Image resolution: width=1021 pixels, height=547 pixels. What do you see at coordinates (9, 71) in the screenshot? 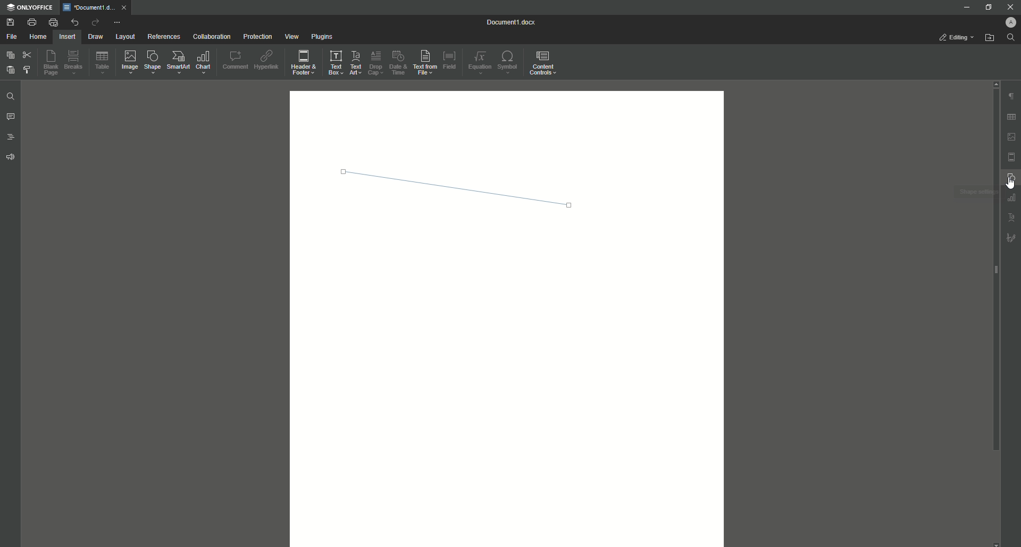
I see `Paste` at bounding box center [9, 71].